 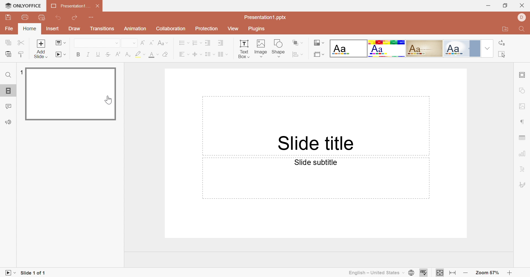 What do you see at coordinates (8, 106) in the screenshot?
I see `Comments` at bounding box center [8, 106].